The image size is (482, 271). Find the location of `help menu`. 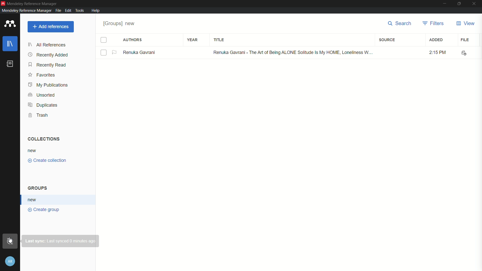

help menu is located at coordinates (96, 11).